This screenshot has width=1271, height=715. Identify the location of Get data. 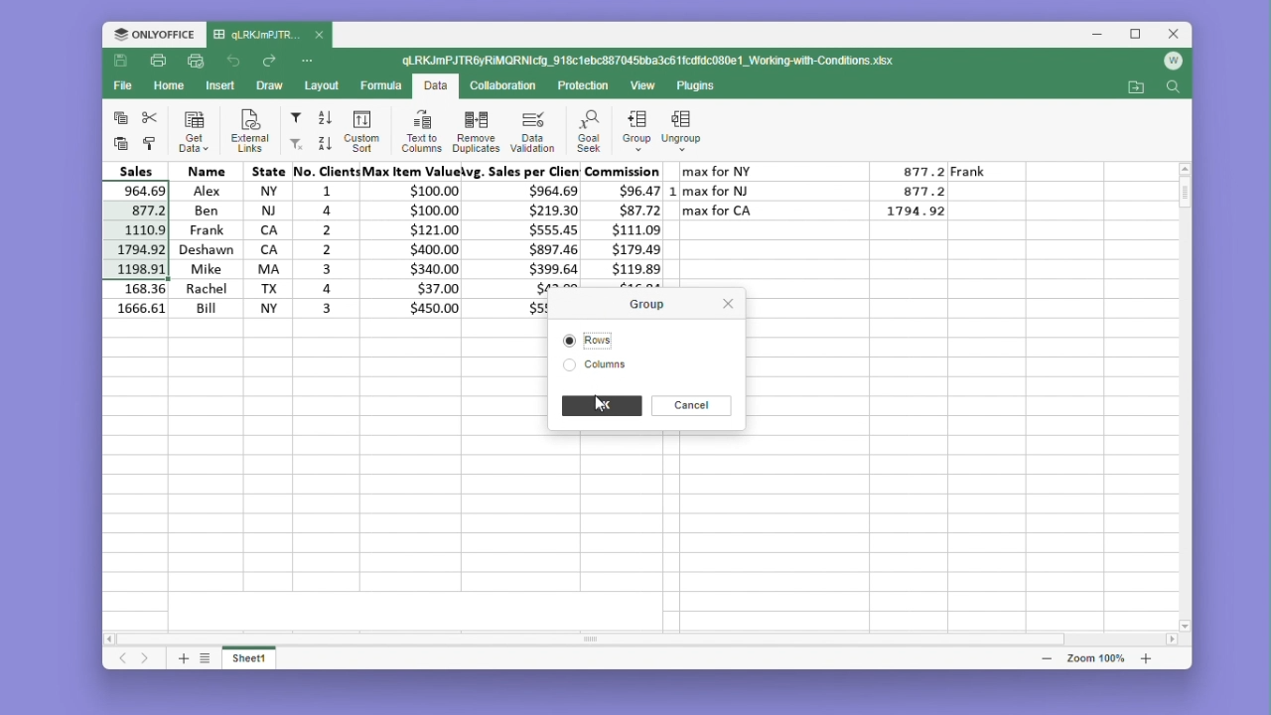
(195, 131).